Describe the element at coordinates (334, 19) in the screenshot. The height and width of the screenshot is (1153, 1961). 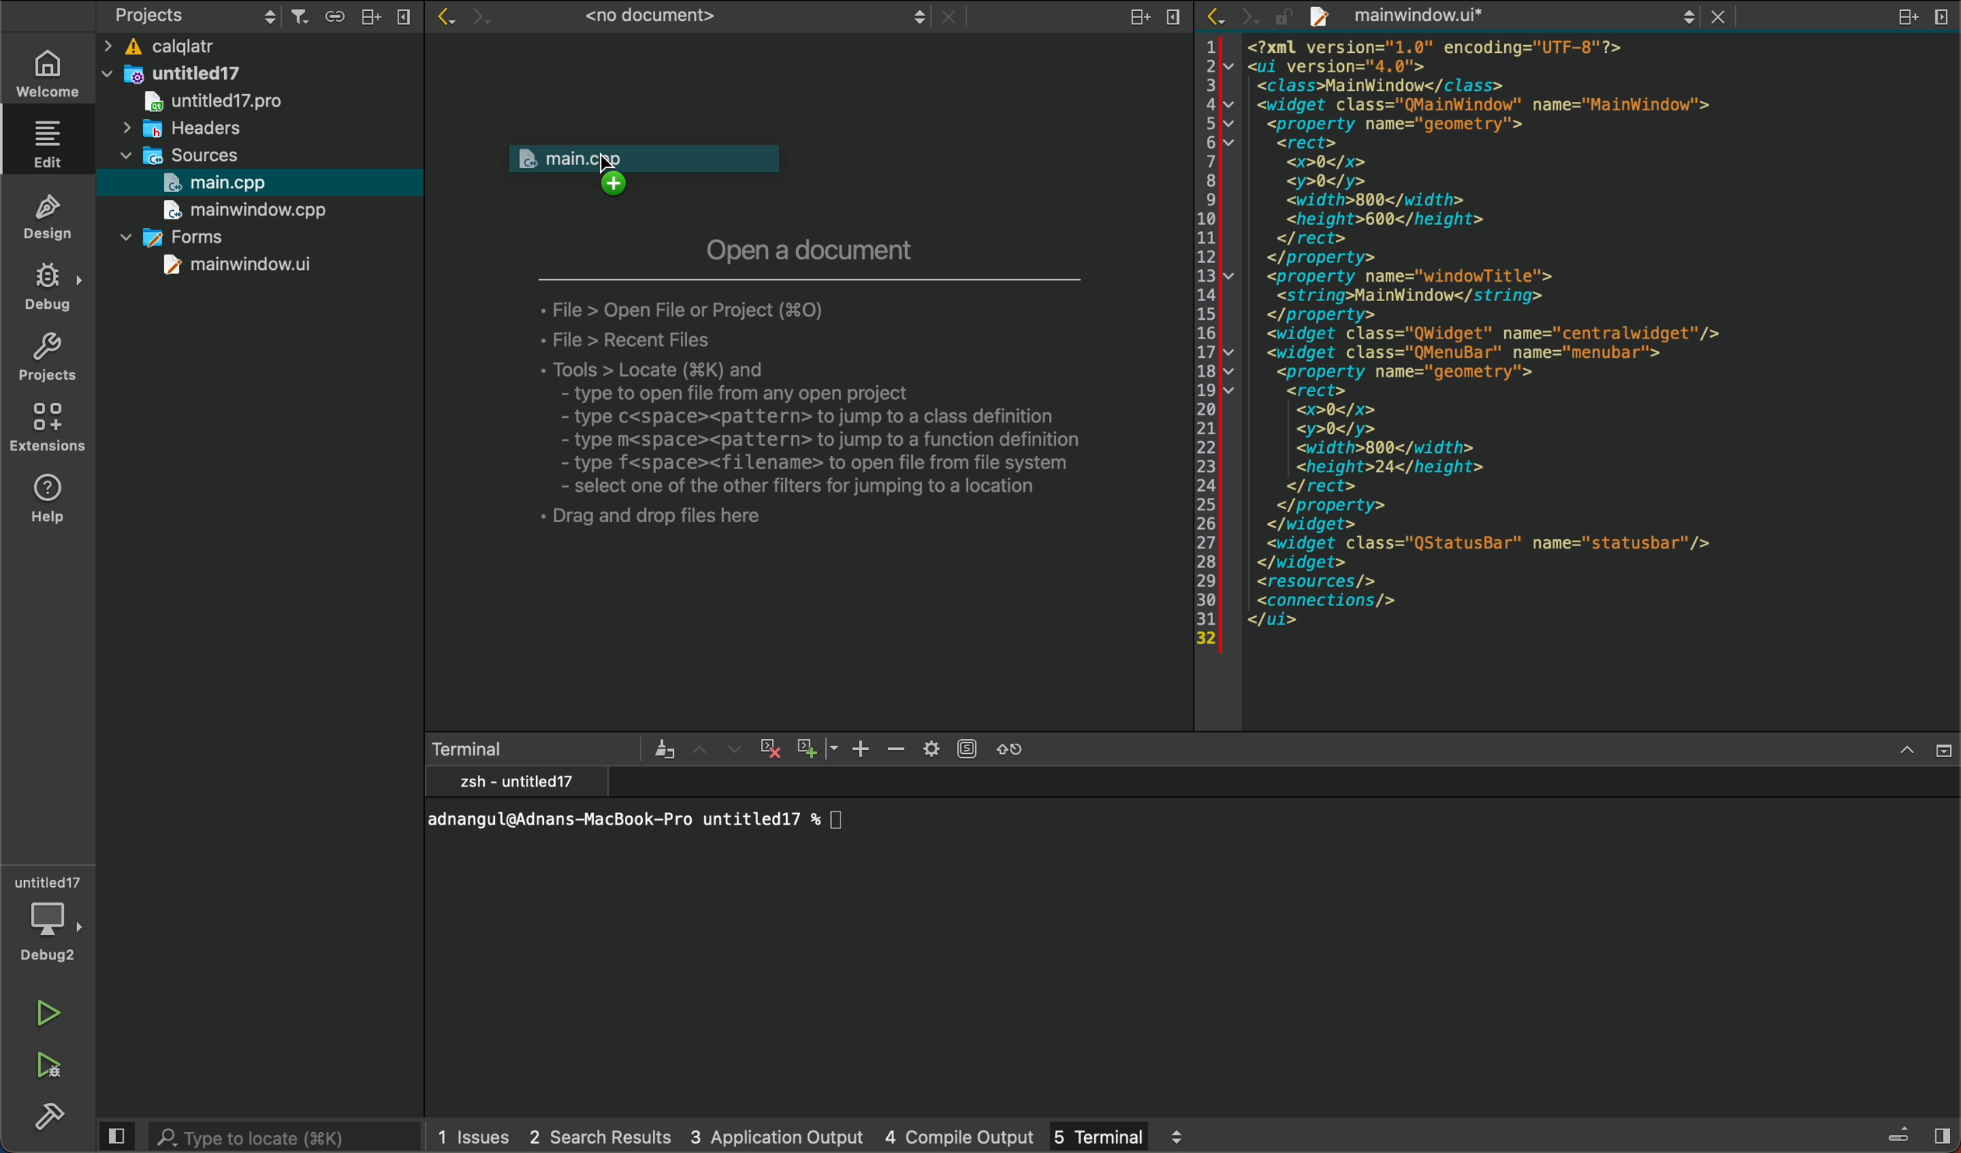
I see `syncronize with editor` at that location.